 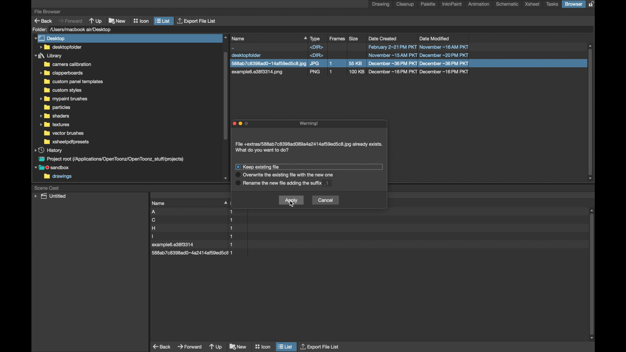 What do you see at coordinates (435, 38) in the screenshot?
I see `date modified` at bounding box center [435, 38].